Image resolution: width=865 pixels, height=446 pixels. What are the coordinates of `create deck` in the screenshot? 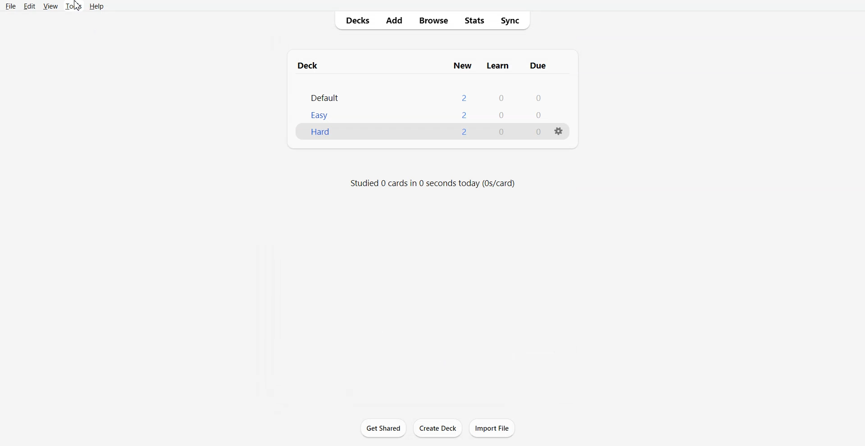 It's located at (442, 428).